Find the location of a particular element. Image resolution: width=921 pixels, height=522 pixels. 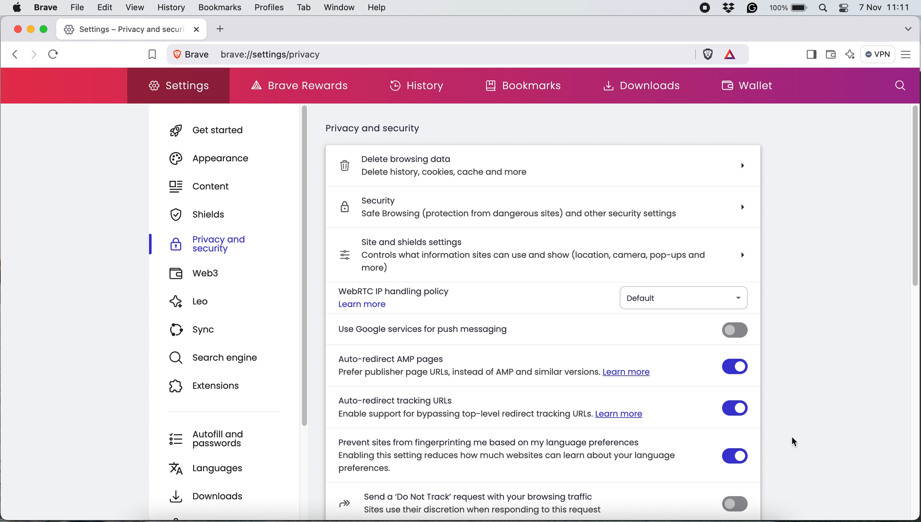

auto redirect AMP pages toggle switch is located at coordinates (736, 366).